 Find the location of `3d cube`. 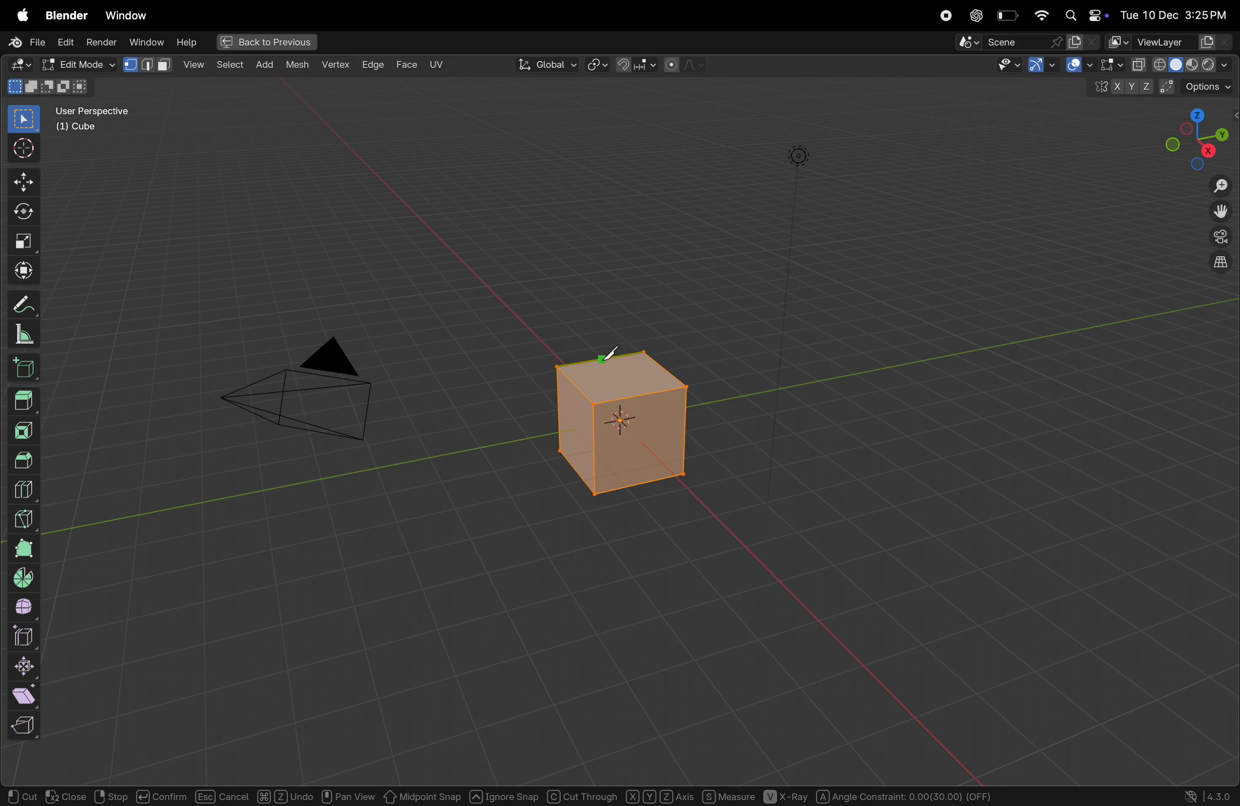

3d cube is located at coordinates (26, 370).